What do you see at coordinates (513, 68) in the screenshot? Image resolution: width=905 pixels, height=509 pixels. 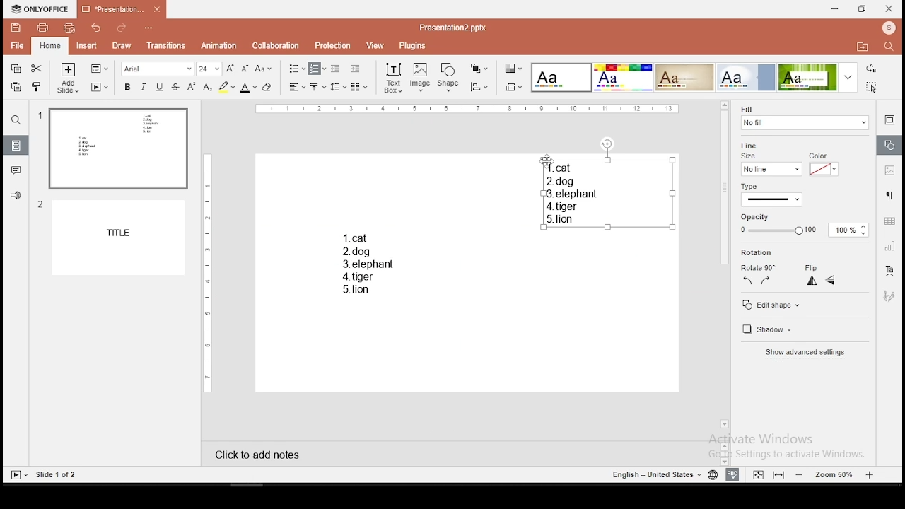 I see `change color theme` at bounding box center [513, 68].